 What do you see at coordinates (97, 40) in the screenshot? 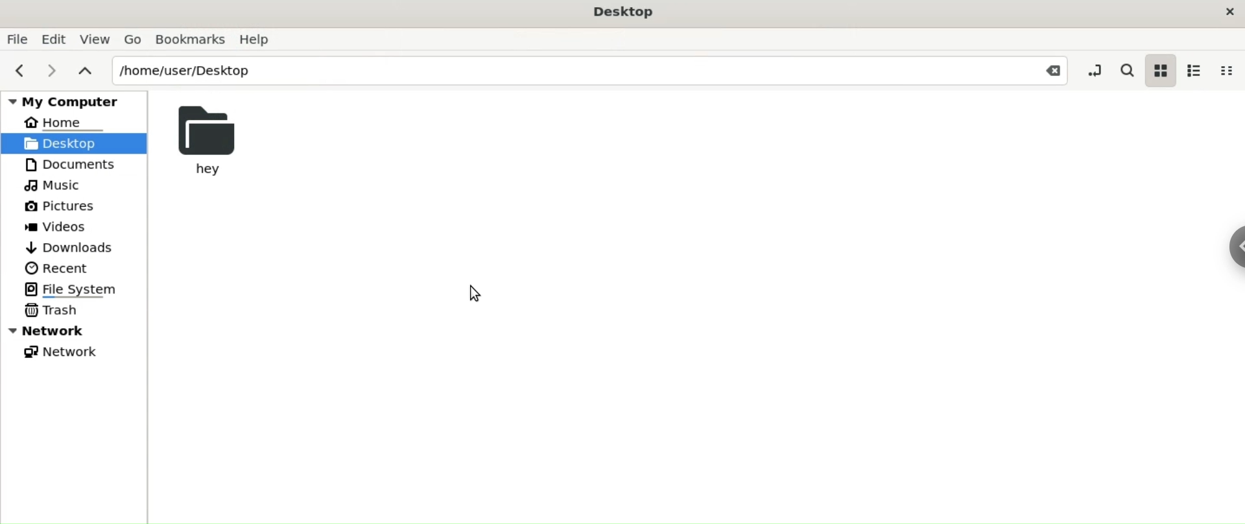
I see `View` at bounding box center [97, 40].